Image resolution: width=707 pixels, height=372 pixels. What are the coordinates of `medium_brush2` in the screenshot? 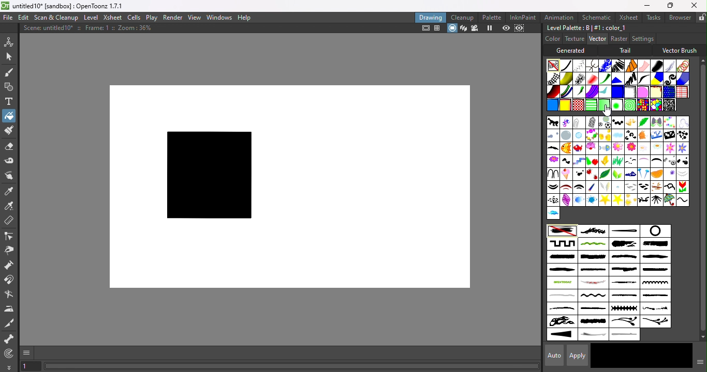 It's located at (655, 257).